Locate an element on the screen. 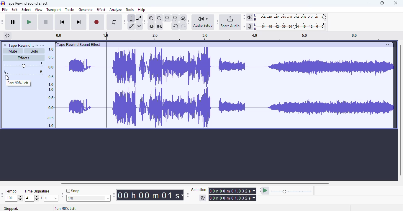  share audio is located at coordinates (230, 21).